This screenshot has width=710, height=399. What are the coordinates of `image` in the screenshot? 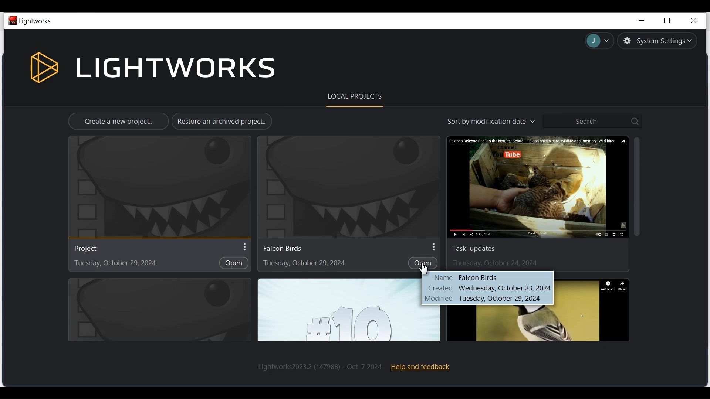 It's located at (536, 324).